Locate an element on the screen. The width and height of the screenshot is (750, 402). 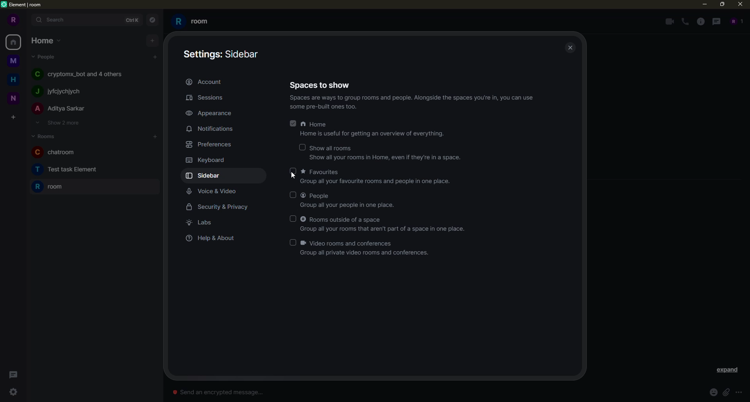
maximize is located at coordinates (722, 5).